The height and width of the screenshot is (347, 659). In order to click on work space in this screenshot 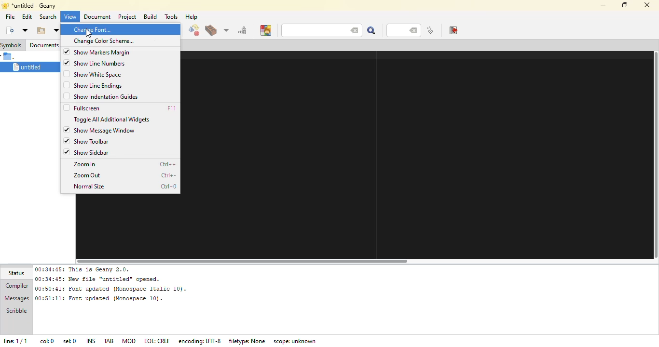, I will do `click(410, 153)`.